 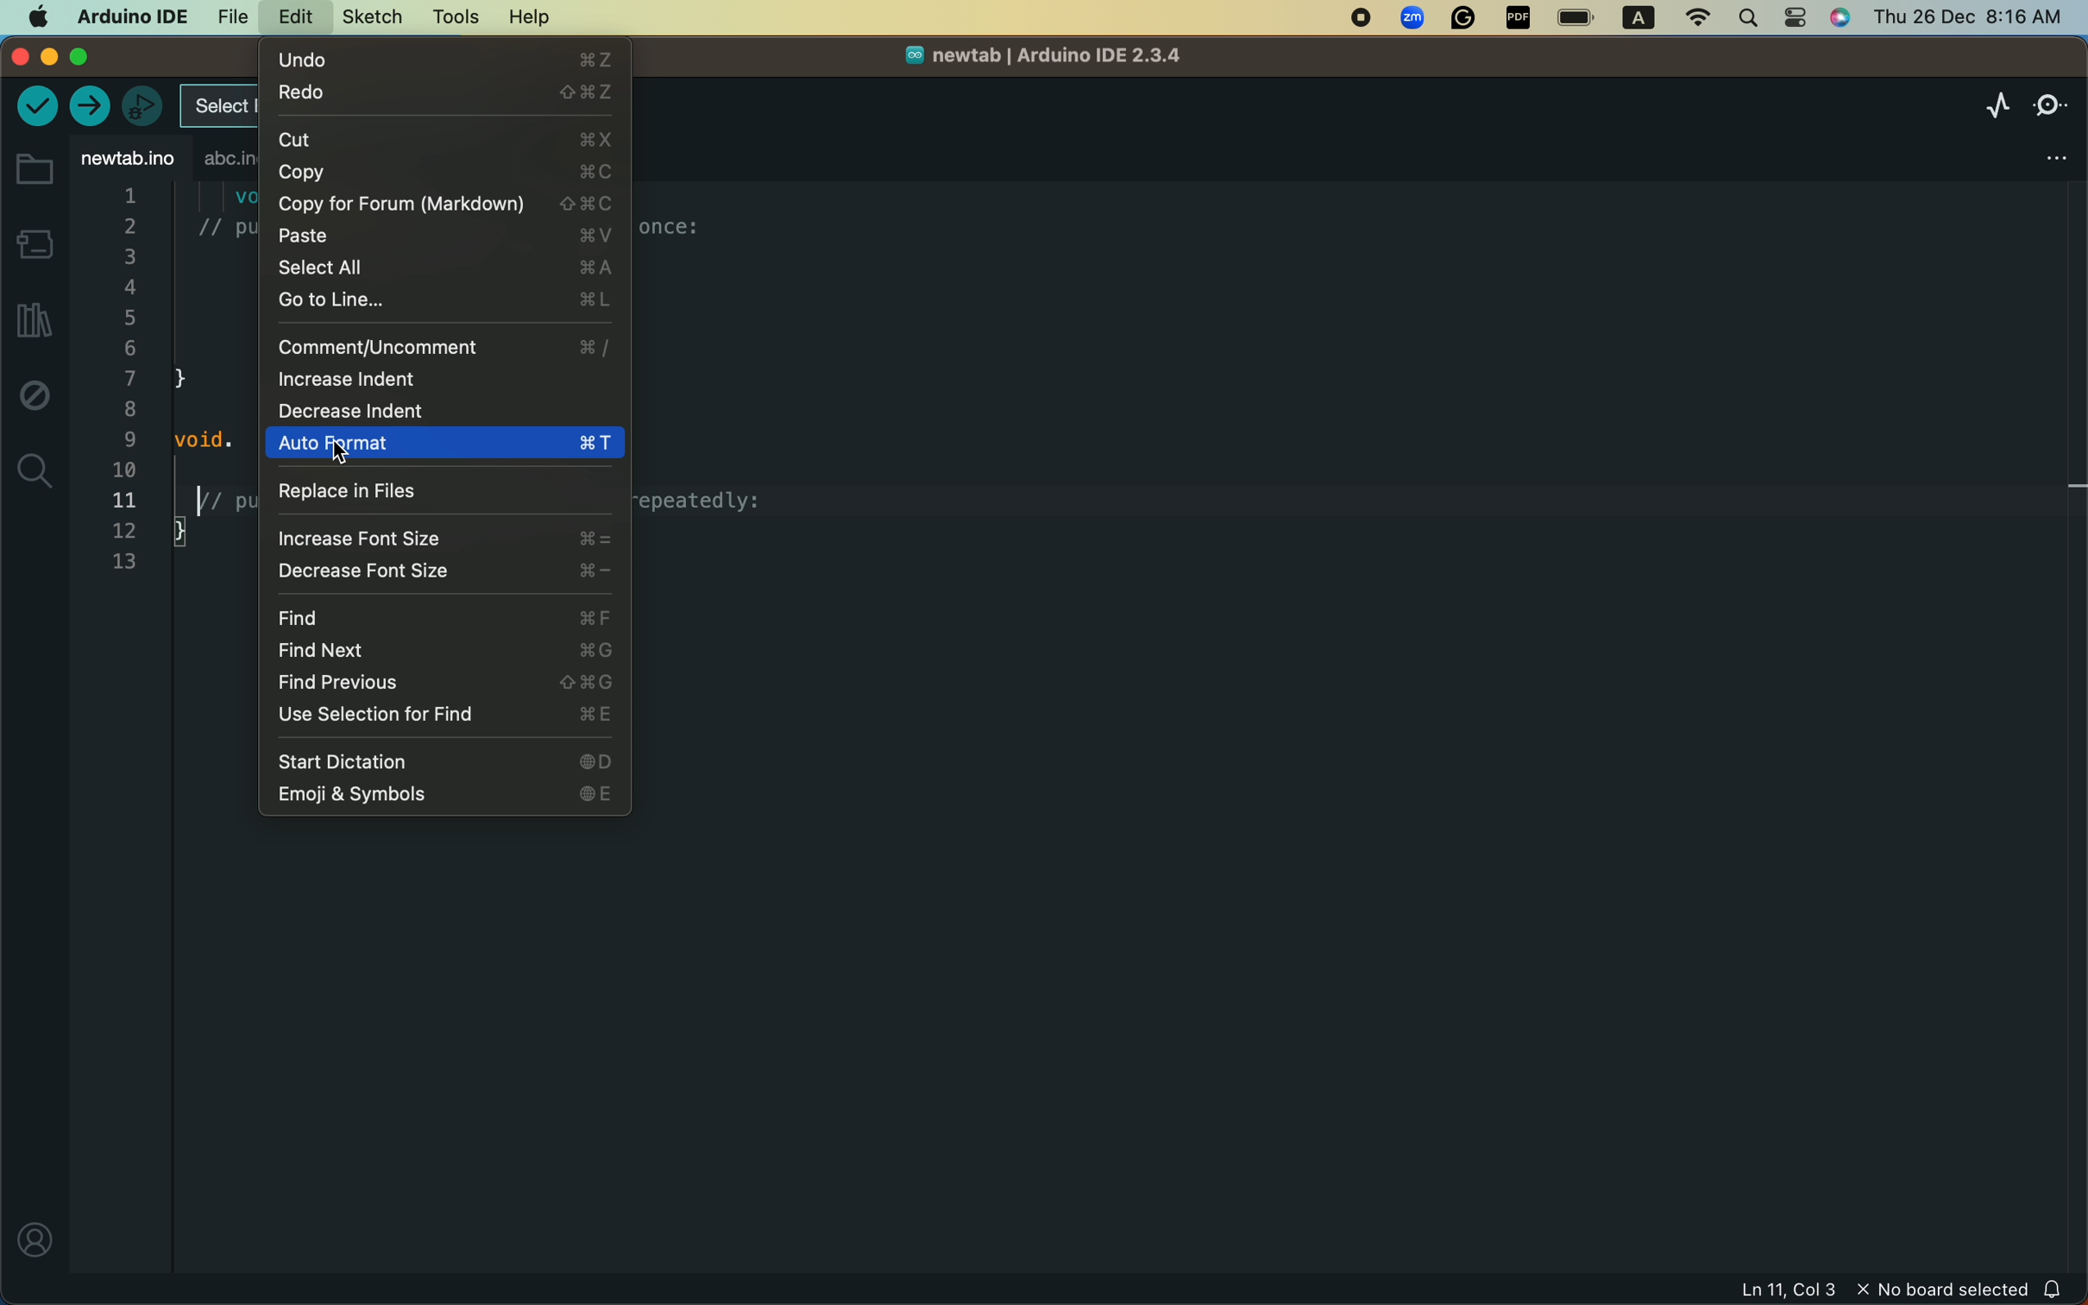 What do you see at coordinates (351, 456) in the screenshot?
I see `curser` at bounding box center [351, 456].